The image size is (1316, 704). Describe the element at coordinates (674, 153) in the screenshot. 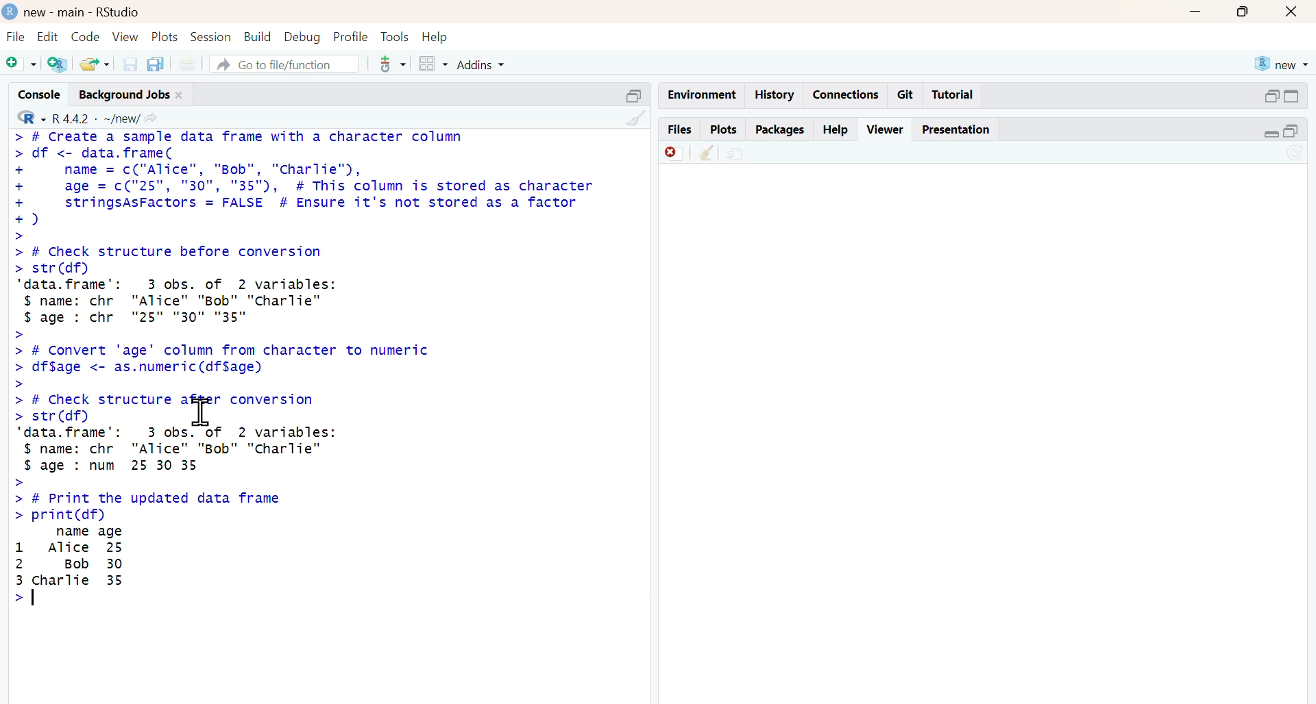

I see `Discard ` at that location.